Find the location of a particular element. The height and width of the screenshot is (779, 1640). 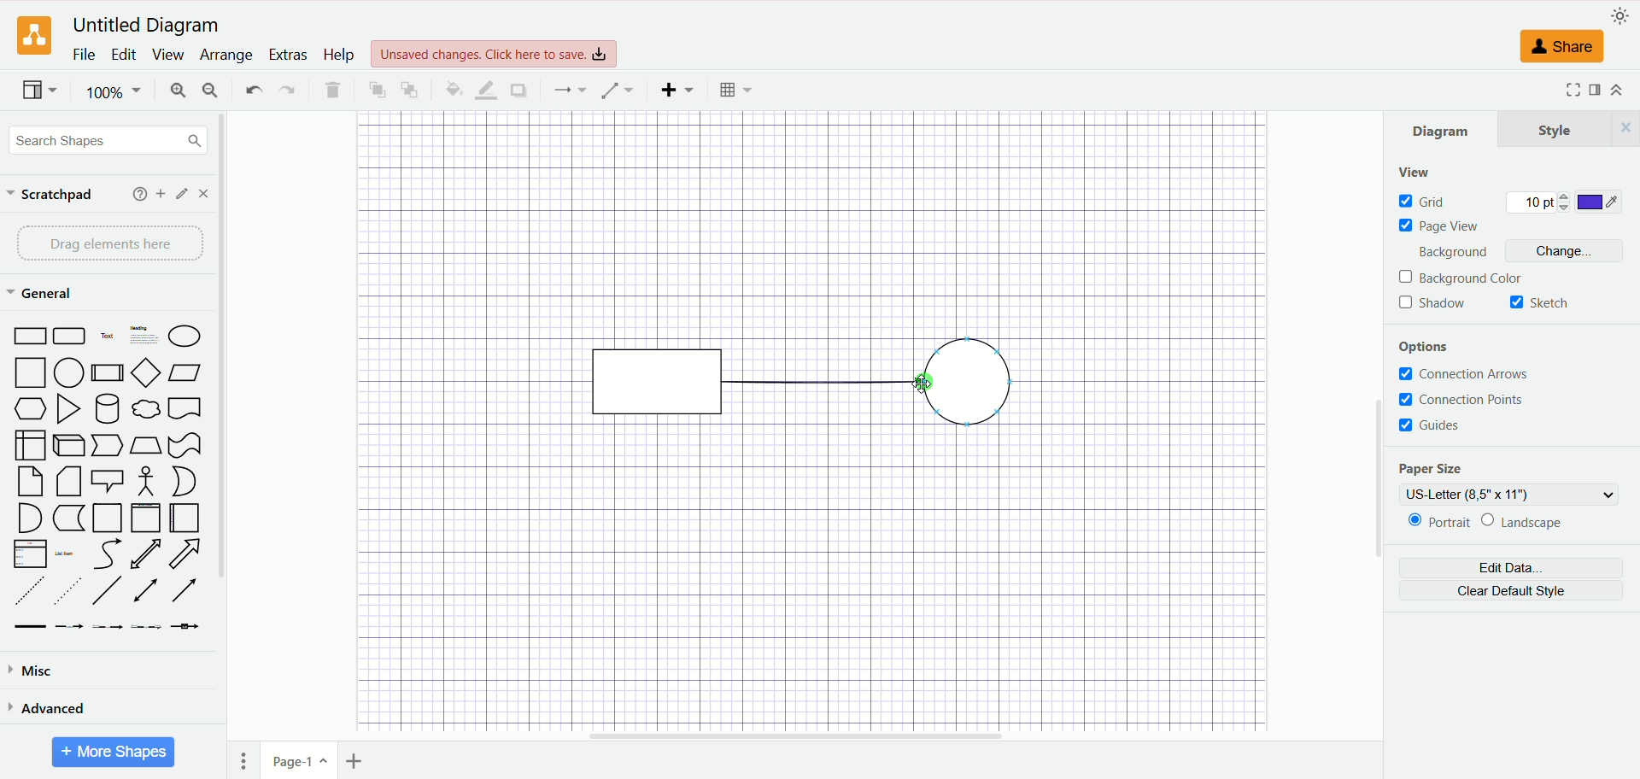

format is located at coordinates (1597, 90).